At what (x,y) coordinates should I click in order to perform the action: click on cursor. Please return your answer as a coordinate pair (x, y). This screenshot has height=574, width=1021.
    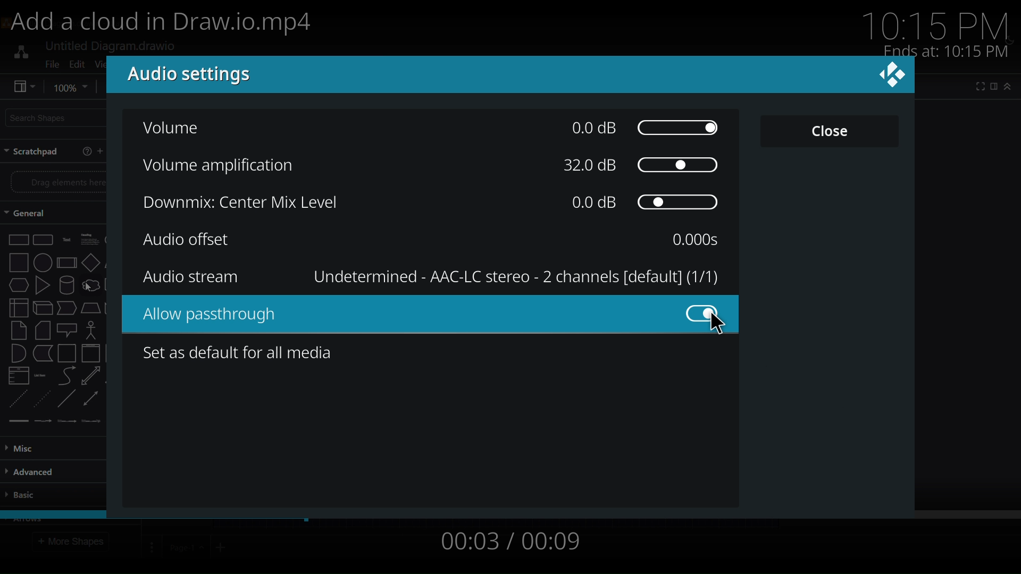
    Looking at the image, I should click on (721, 326).